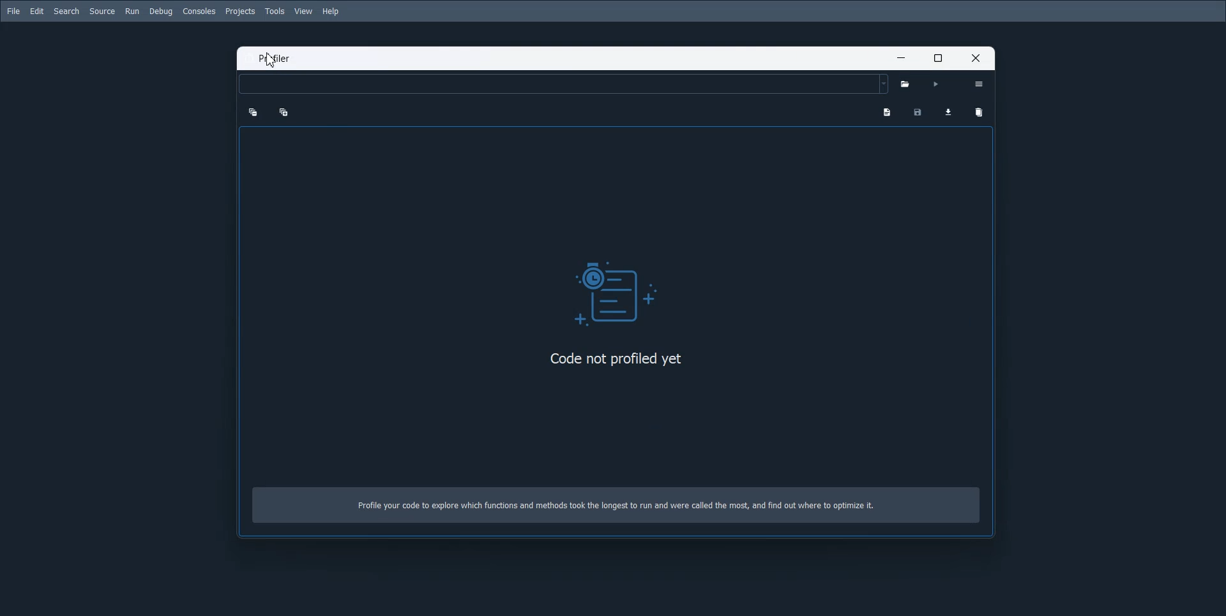 The image size is (1226, 616). I want to click on Search bar, so click(563, 84).